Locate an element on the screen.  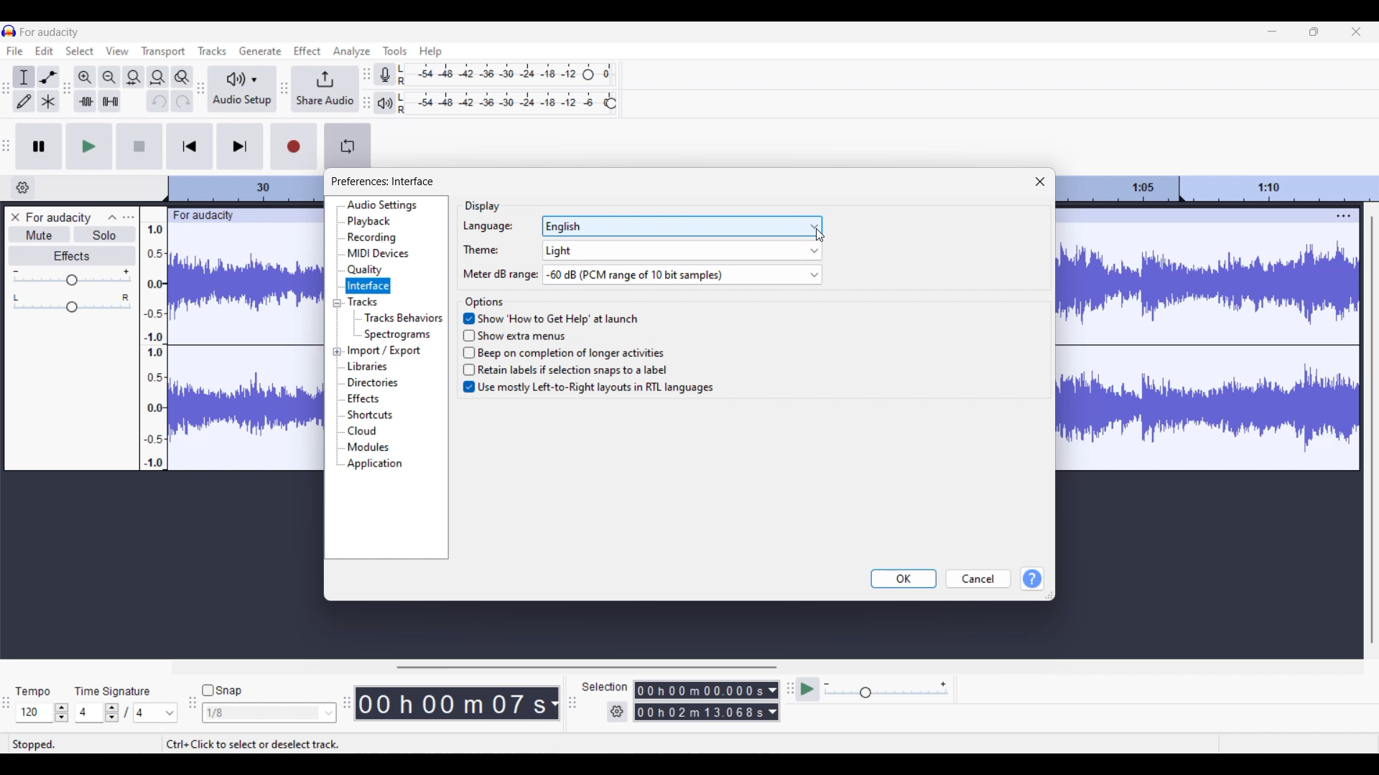
Show ‘How to Get Help’ at launch is located at coordinates (552, 317).